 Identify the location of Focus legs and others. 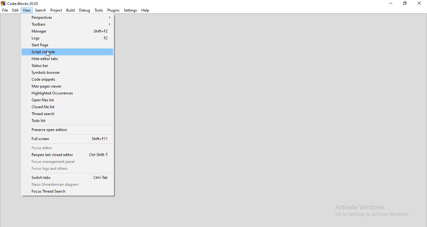
(94, 321).